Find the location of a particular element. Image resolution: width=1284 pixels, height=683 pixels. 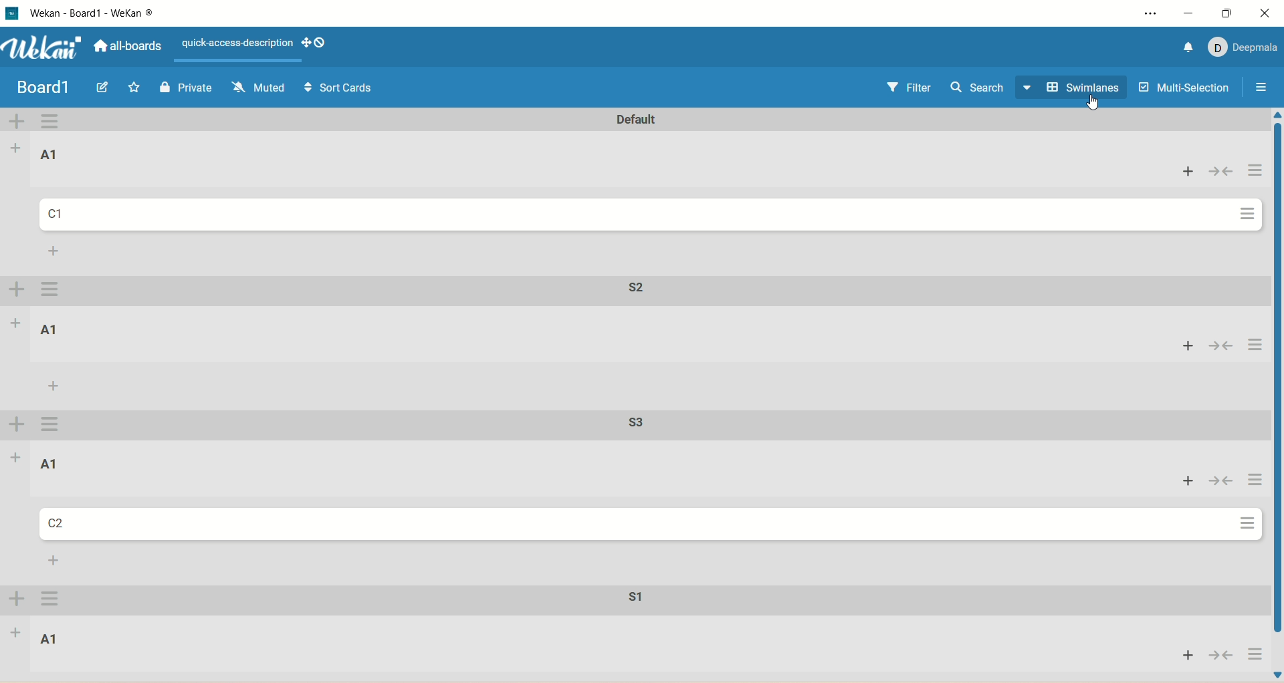

add is located at coordinates (53, 386).